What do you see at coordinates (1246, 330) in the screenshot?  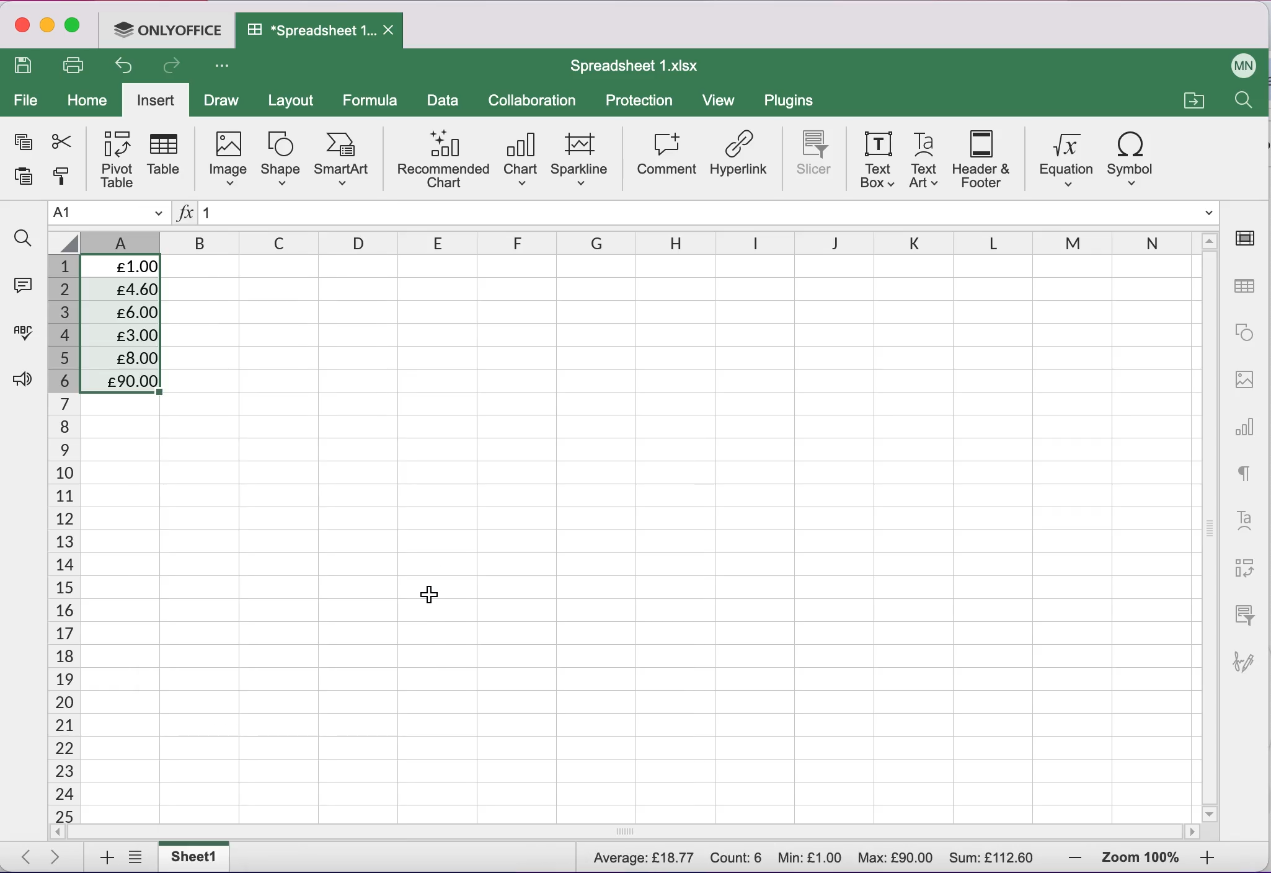 I see `shape` at bounding box center [1246, 330].